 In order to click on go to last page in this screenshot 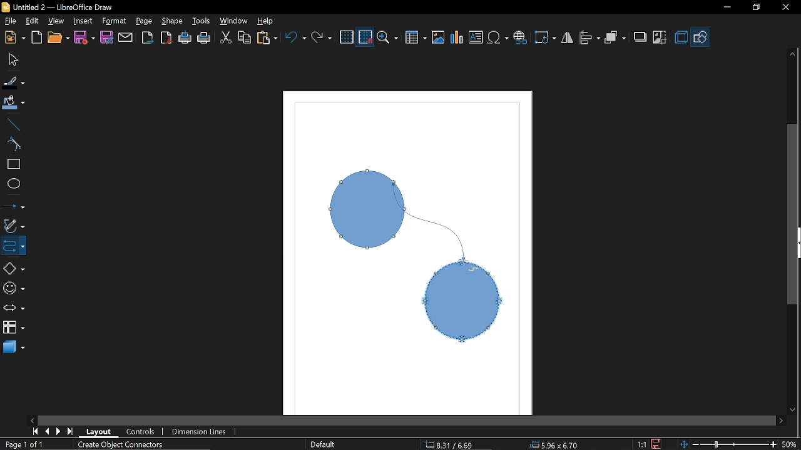, I will do `click(72, 431)`.